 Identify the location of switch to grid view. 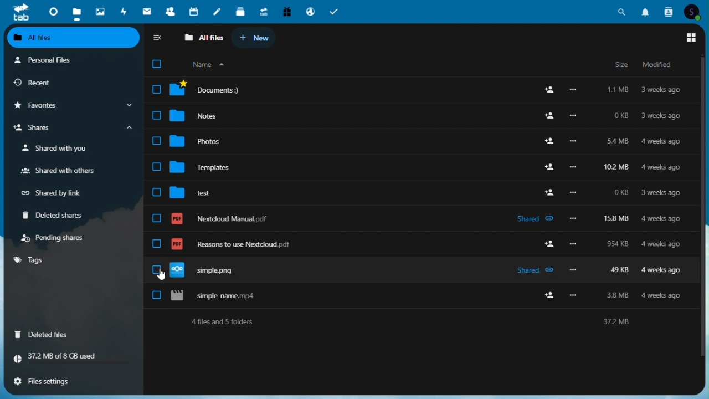
(692, 38).